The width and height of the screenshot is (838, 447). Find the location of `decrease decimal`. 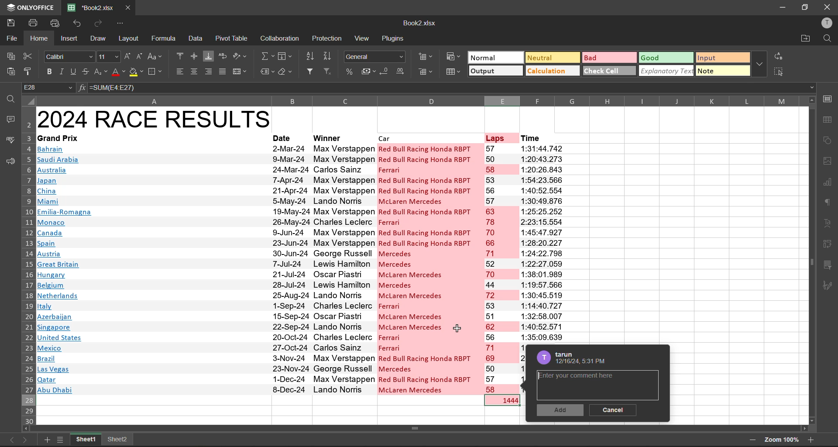

decrease decimal is located at coordinates (385, 71).